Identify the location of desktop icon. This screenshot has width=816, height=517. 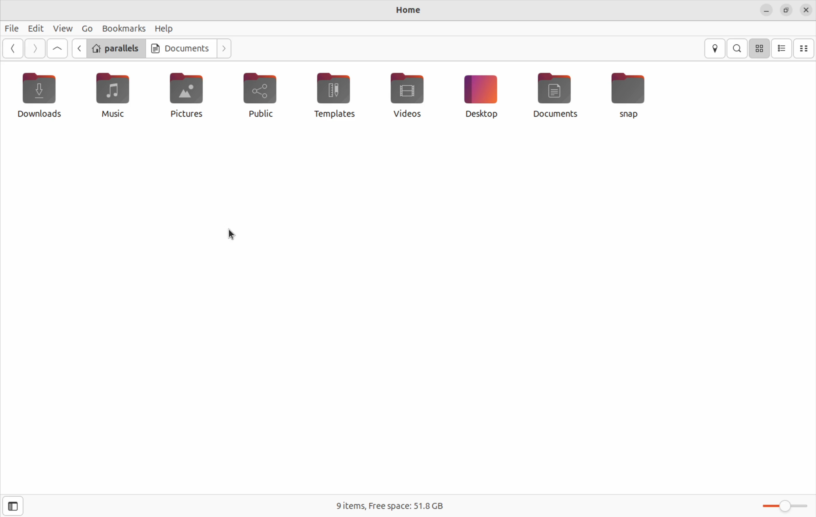
(486, 98).